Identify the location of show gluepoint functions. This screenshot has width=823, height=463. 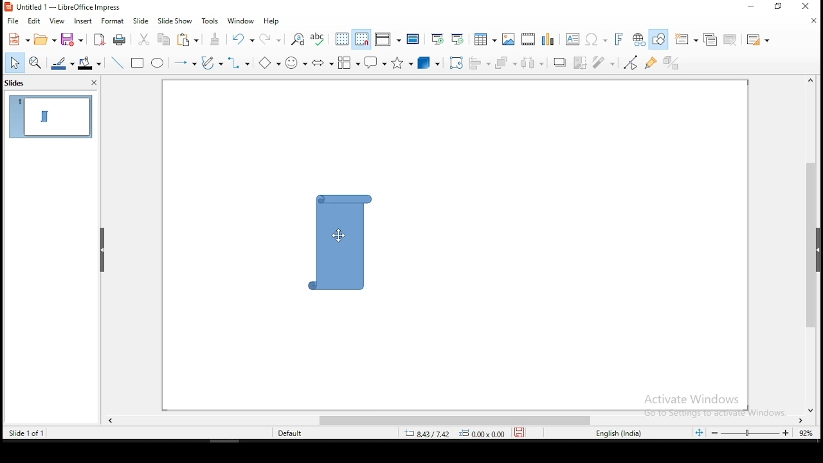
(651, 62).